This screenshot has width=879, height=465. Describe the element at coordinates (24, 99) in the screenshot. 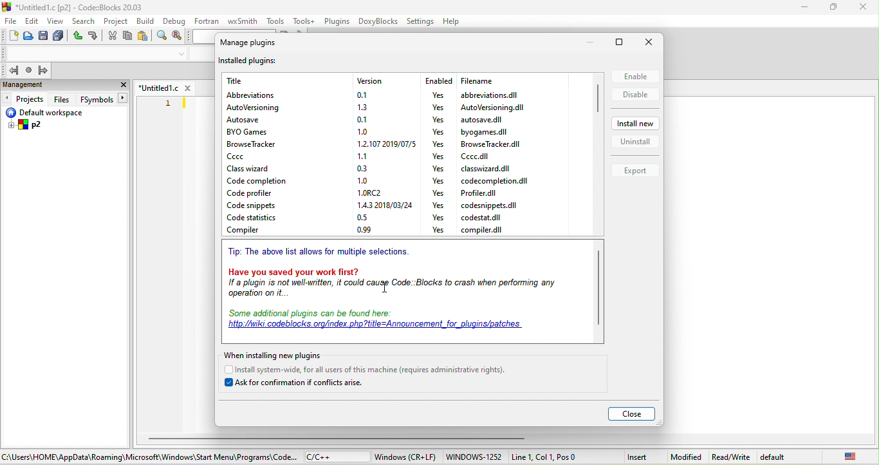

I see `projects` at that location.